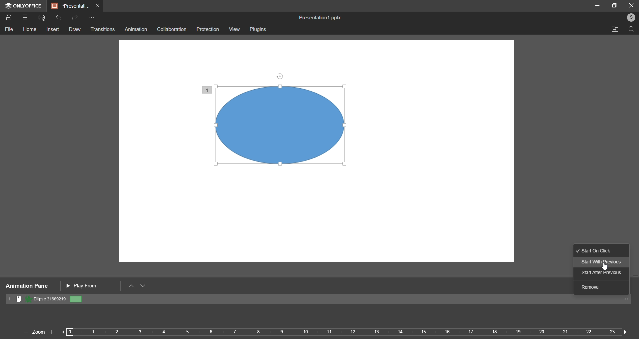  What do you see at coordinates (631, 5) in the screenshot?
I see `close` at bounding box center [631, 5].